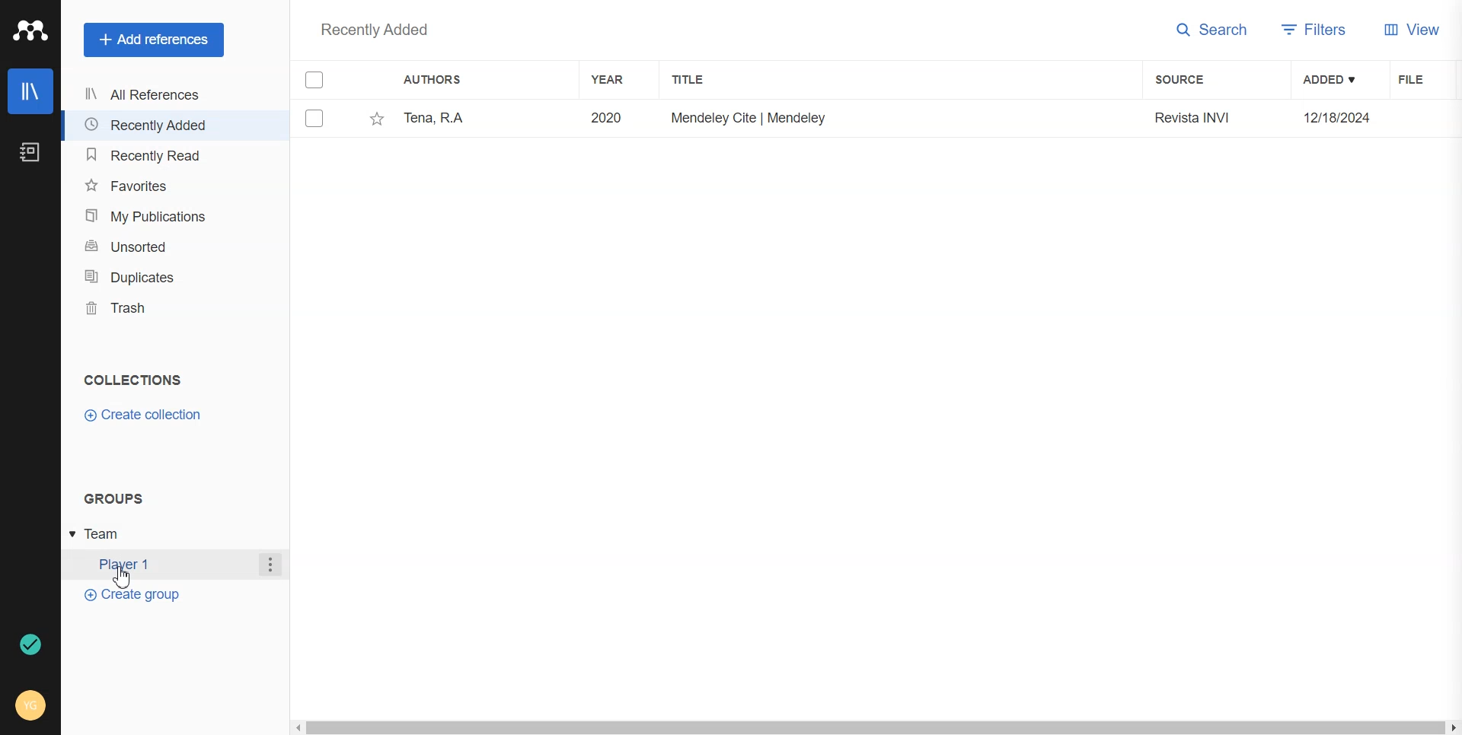 The image size is (1462, 735). What do you see at coordinates (154, 96) in the screenshot?
I see `All References` at bounding box center [154, 96].